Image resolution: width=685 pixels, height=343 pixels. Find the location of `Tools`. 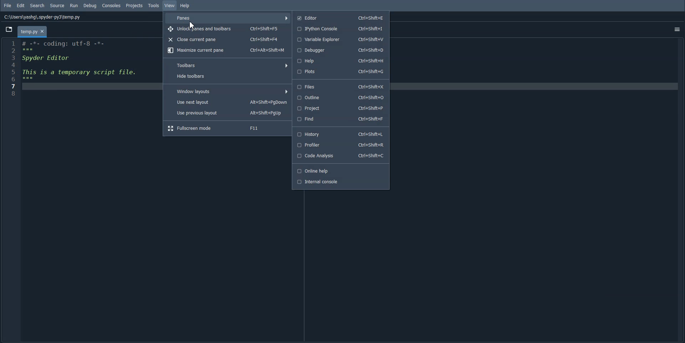

Tools is located at coordinates (154, 5).